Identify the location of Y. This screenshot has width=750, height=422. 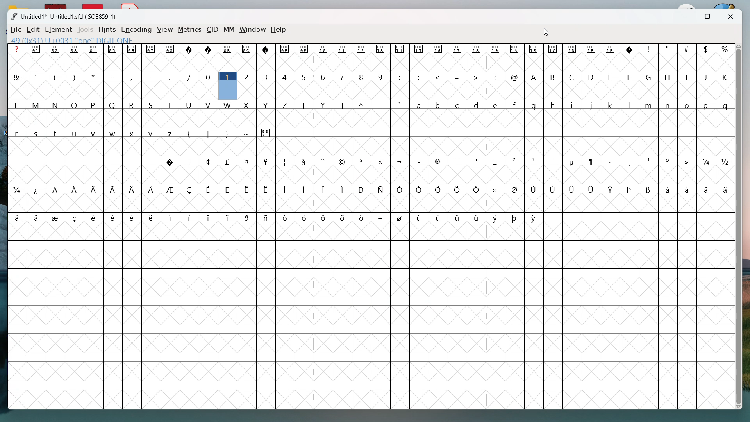
(266, 105).